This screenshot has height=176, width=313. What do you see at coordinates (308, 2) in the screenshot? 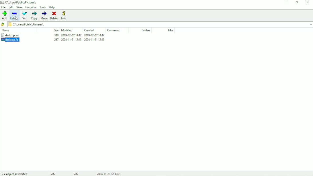
I see `Close` at bounding box center [308, 2].